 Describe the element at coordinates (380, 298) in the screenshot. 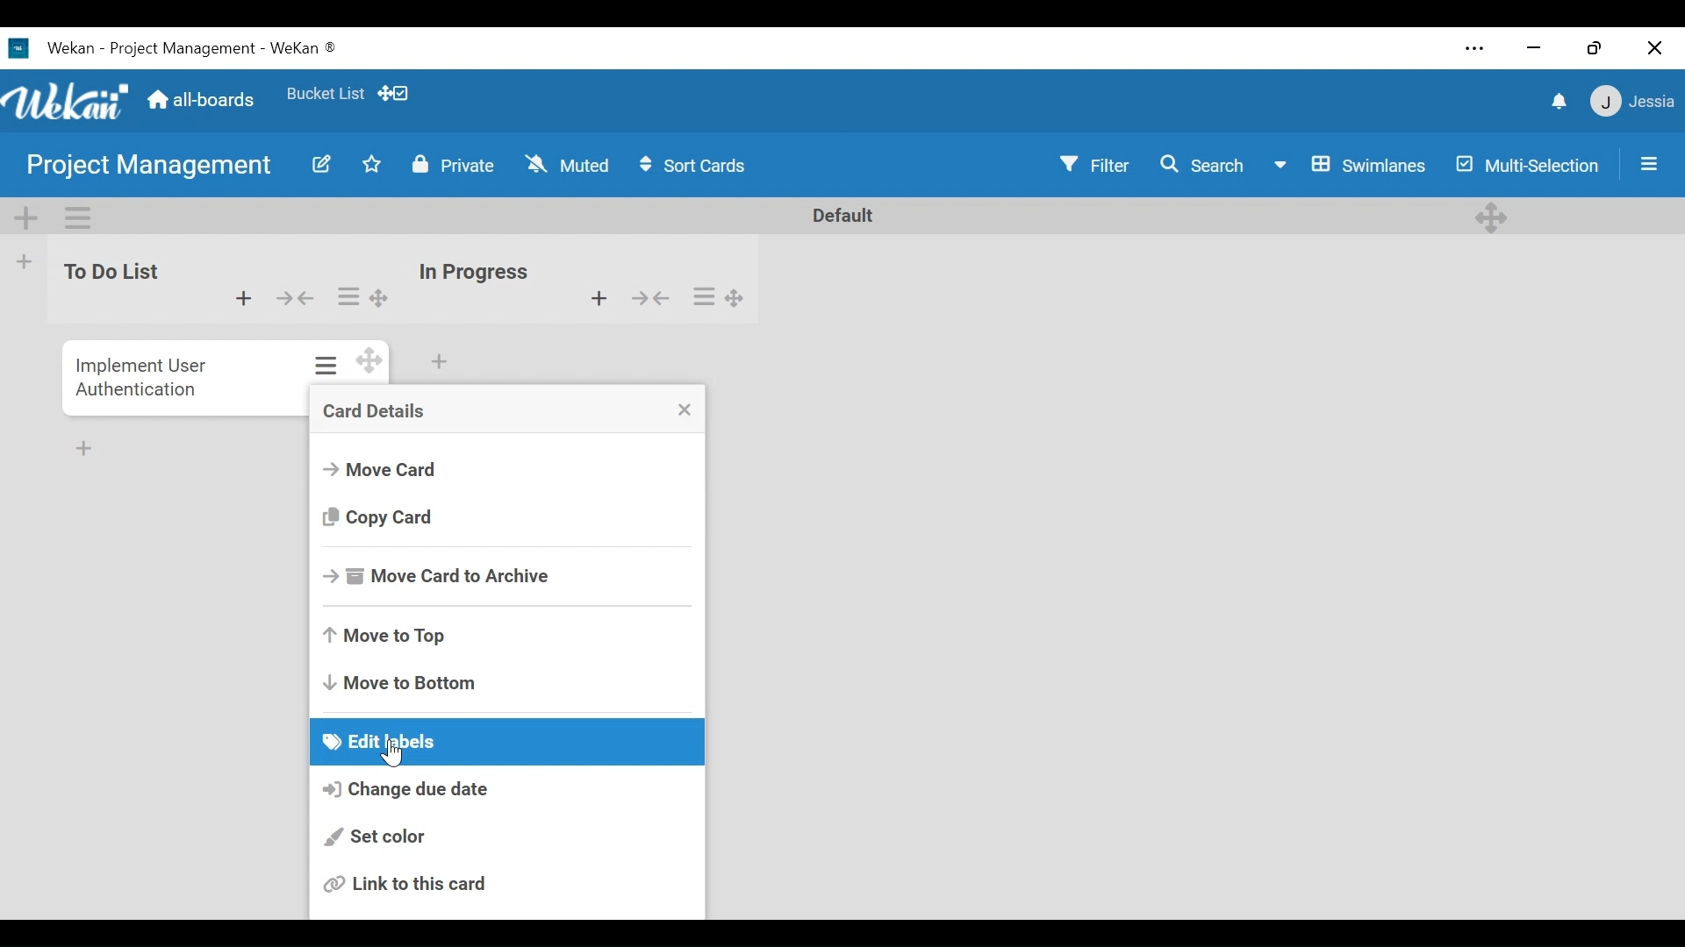

I see `desktop drag handles` at that location.